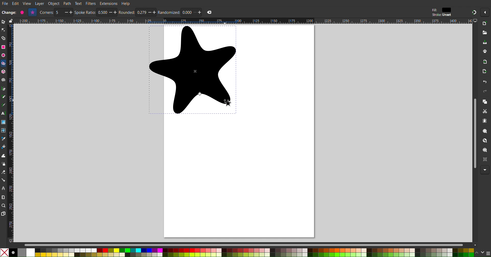 The width and height of the screenshot is (491, 257). I want to click on Import Bitmap, so click(485, 63).